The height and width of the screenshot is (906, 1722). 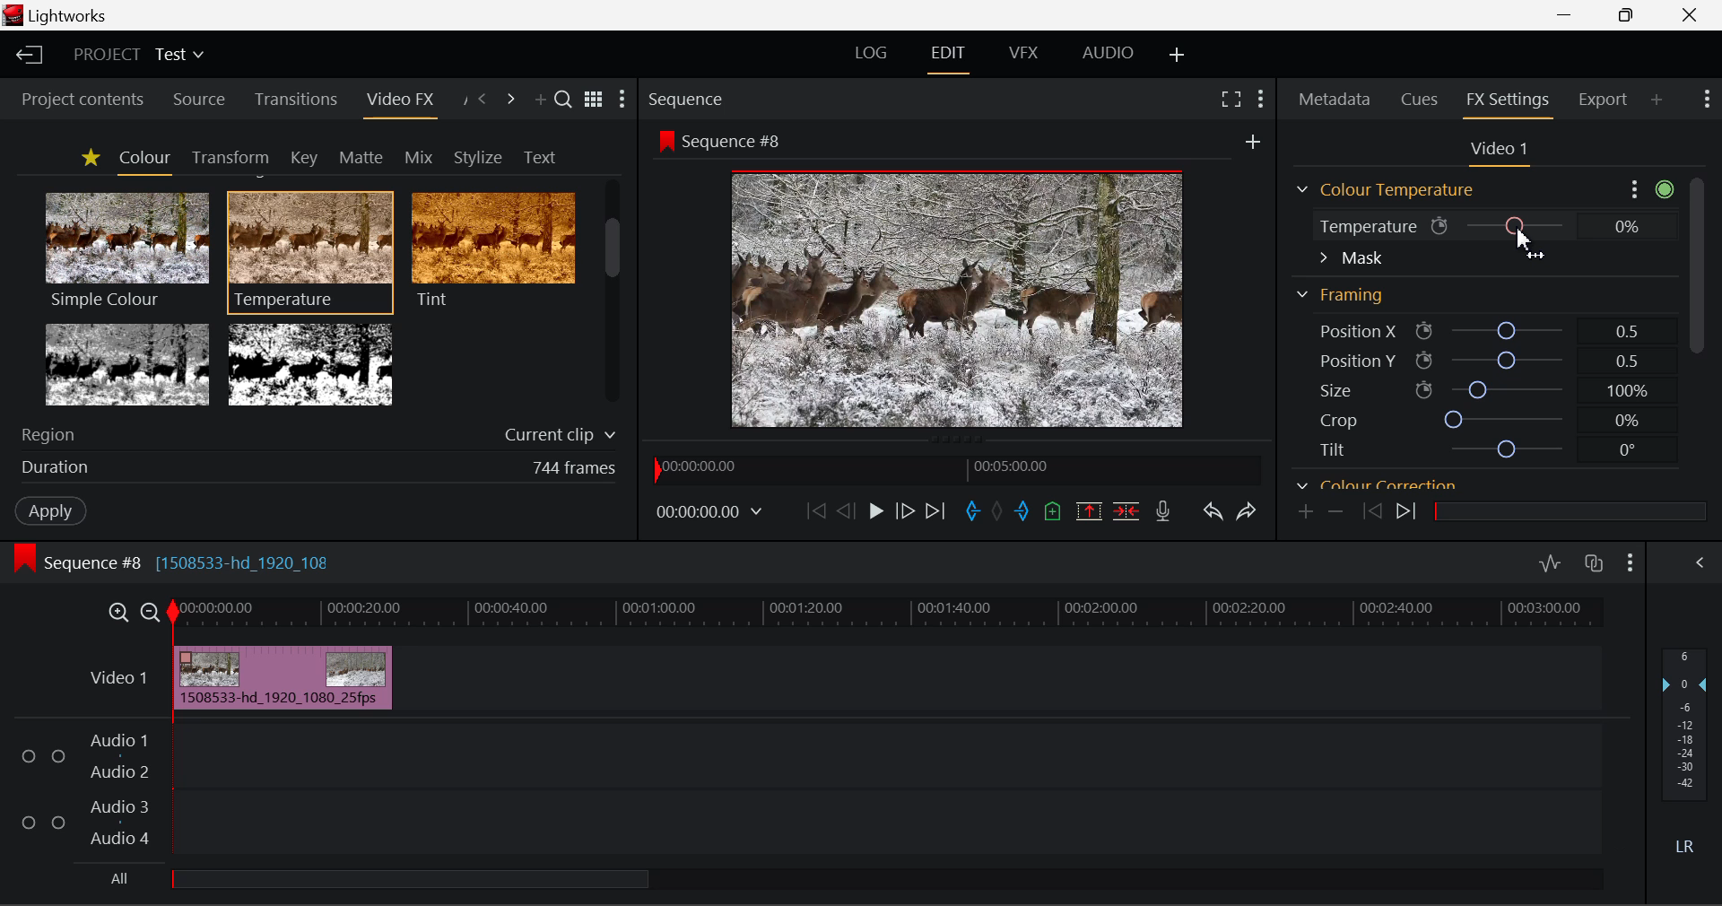 What do you see at coordinates (1507, 418) in the screenshot?
I see `crop` at bounding box center [1507, 418].